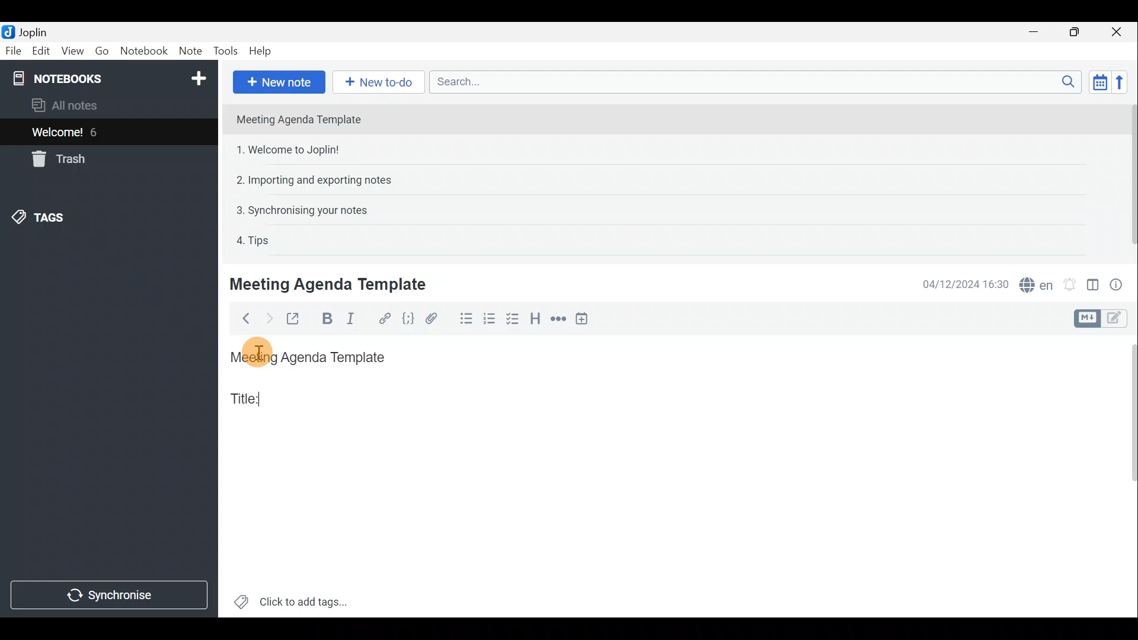 This screenshot has height=640, width=1138. What do you see at coordinates (318, 180) in the screenshot?
I see `2. Importing and exporting notes` at bounding box center [318, 180].